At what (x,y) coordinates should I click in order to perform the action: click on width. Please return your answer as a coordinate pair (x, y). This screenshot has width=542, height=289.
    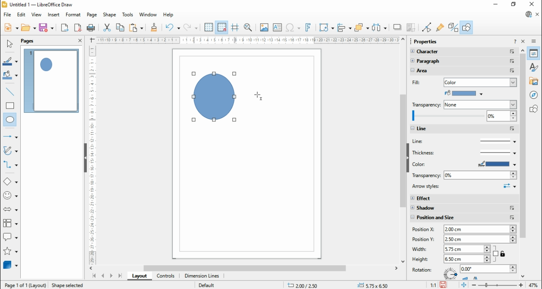
    Looking at the image, I should click on (422, 249).